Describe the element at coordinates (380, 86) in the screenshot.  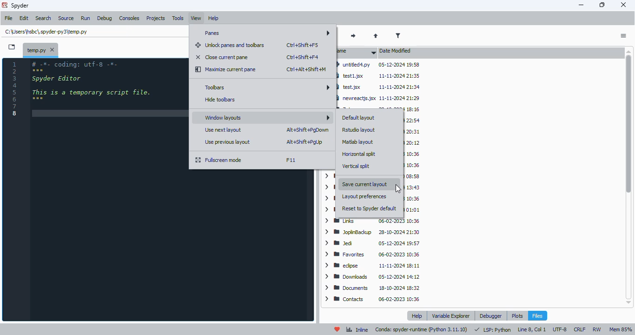
I see `test.jsx` at that location.